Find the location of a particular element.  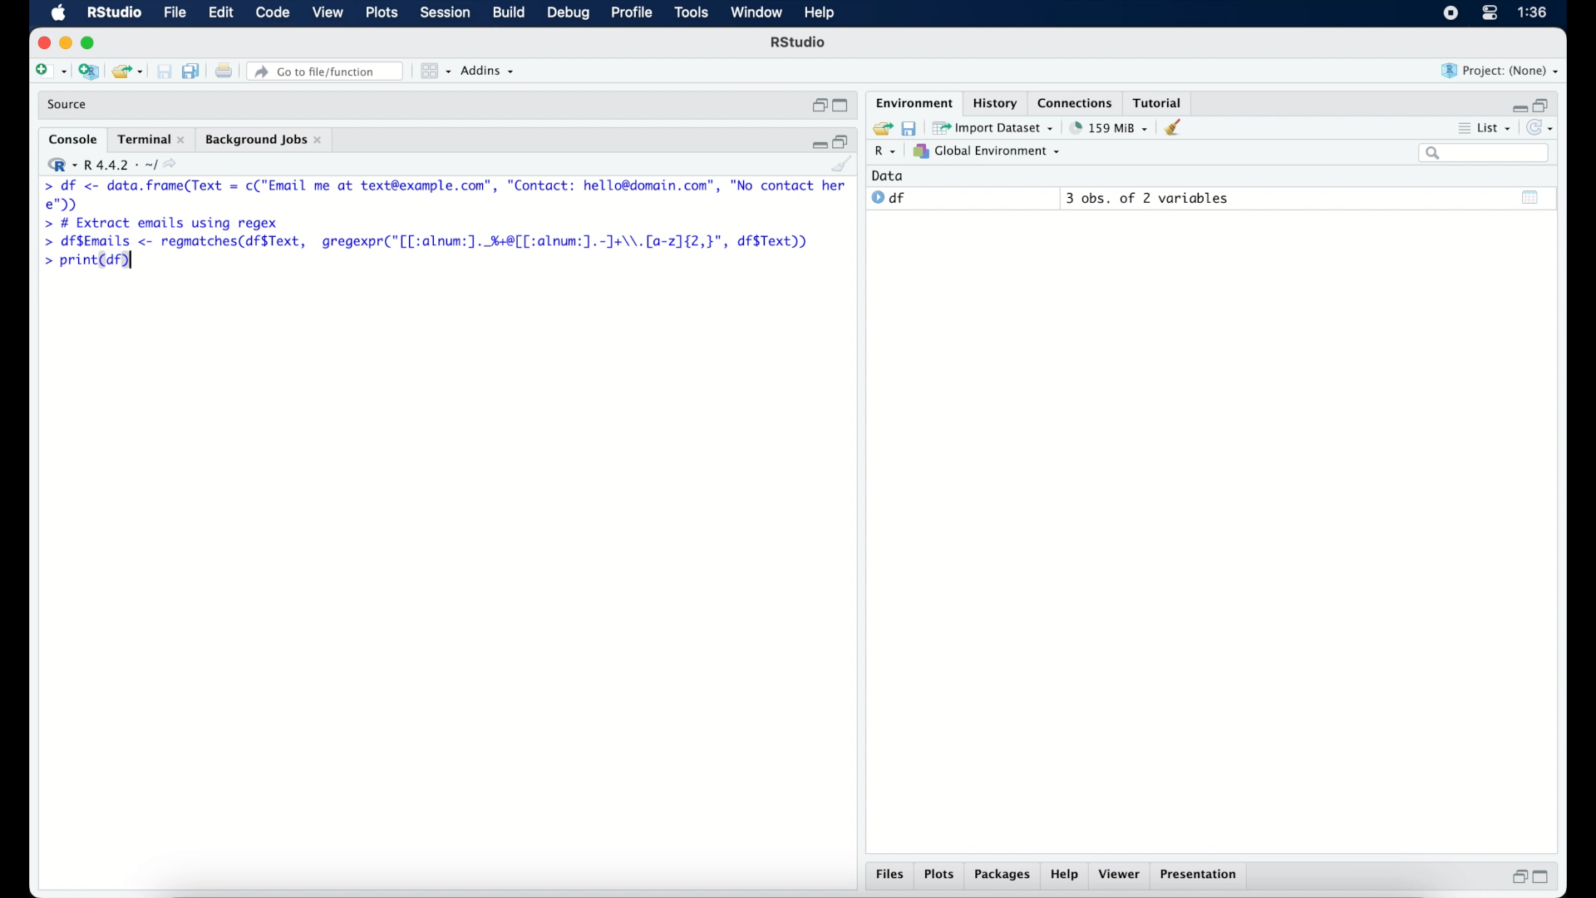

minimize is located at coordinates (816, 145).